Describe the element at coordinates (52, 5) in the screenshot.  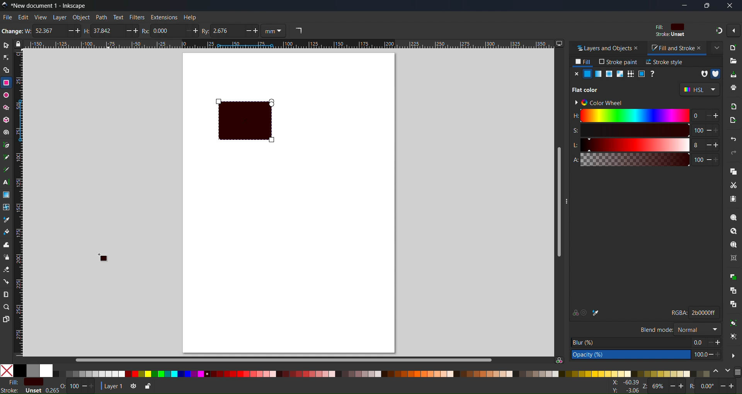
I see ` New document 1 - Inkscape` at that location.